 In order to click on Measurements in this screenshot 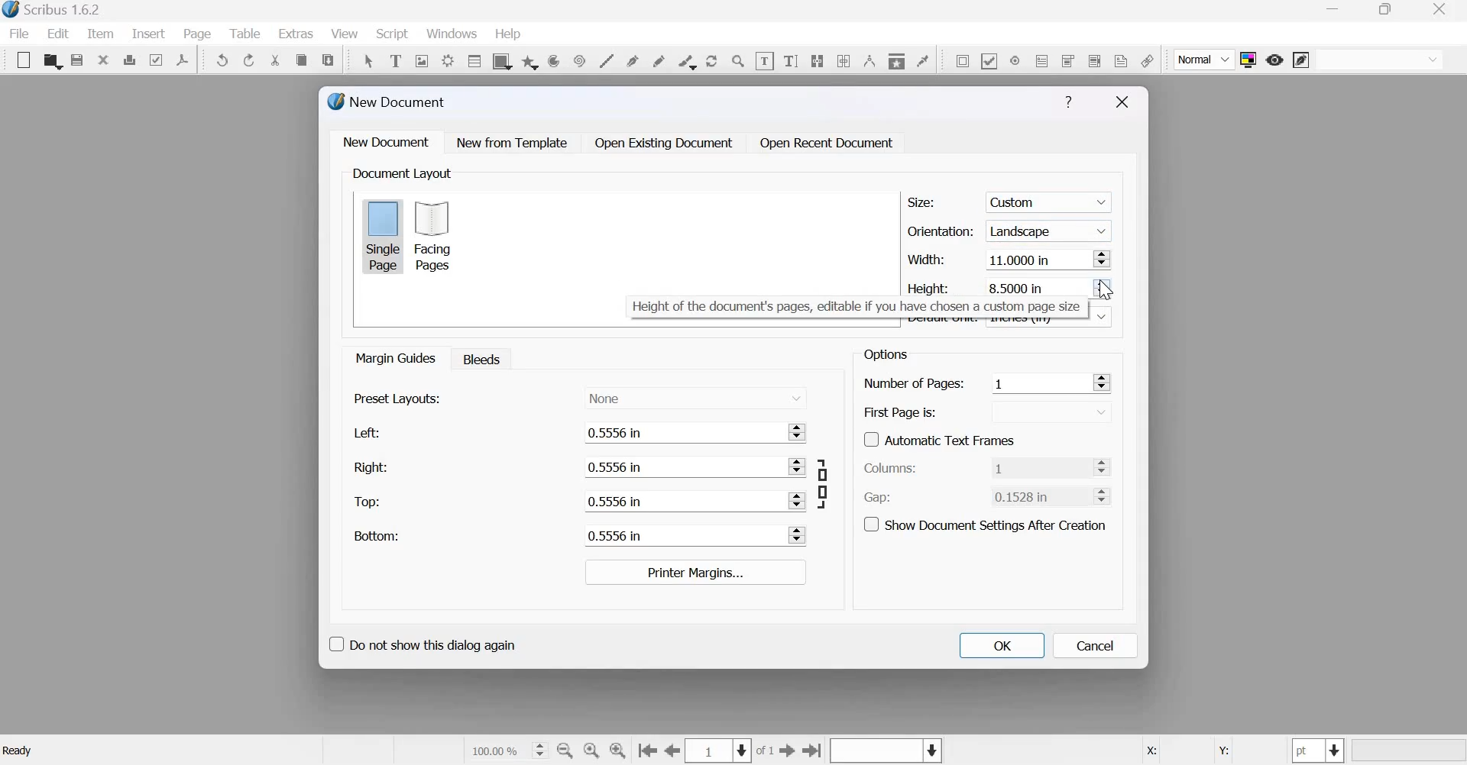, I will do `click(868, 60)`.